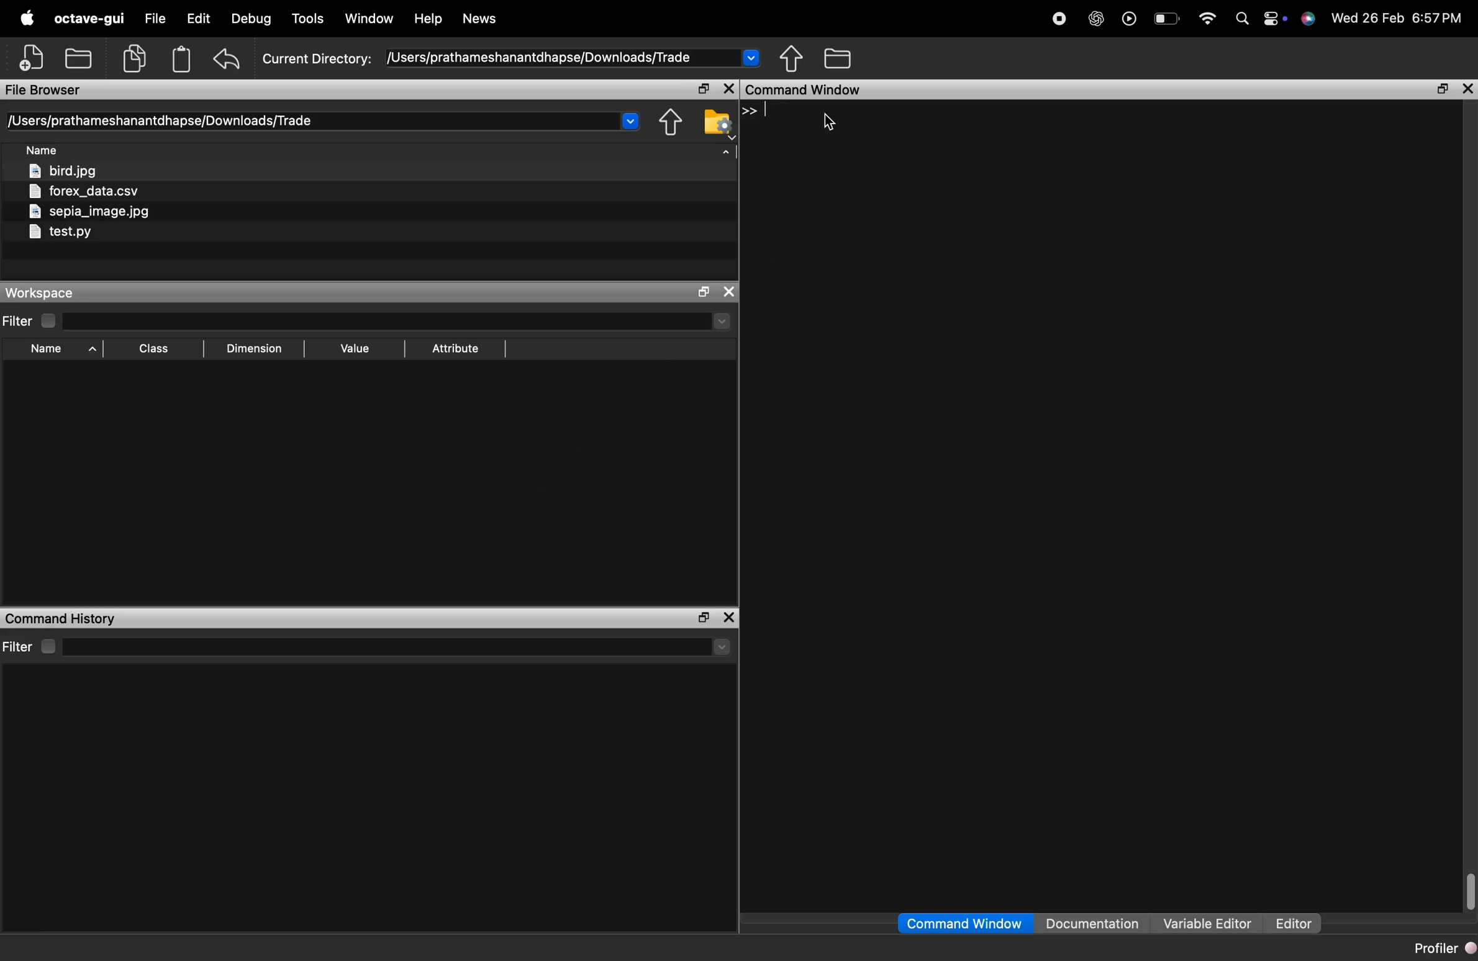 The image size is (1478, 961). Describe the element at coordinates (355, 349) in the screenshot. I see `sort by value` at that location.